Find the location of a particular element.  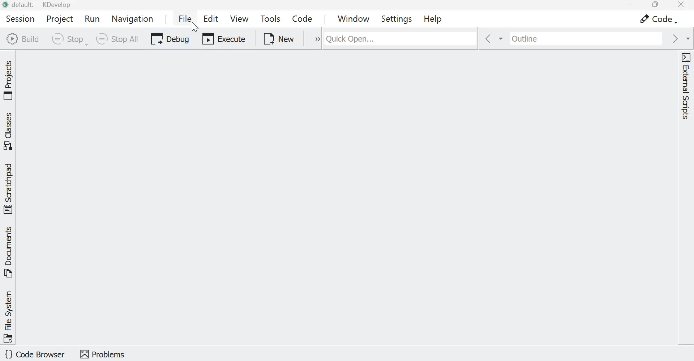

File is located at coordinates (183, 18).